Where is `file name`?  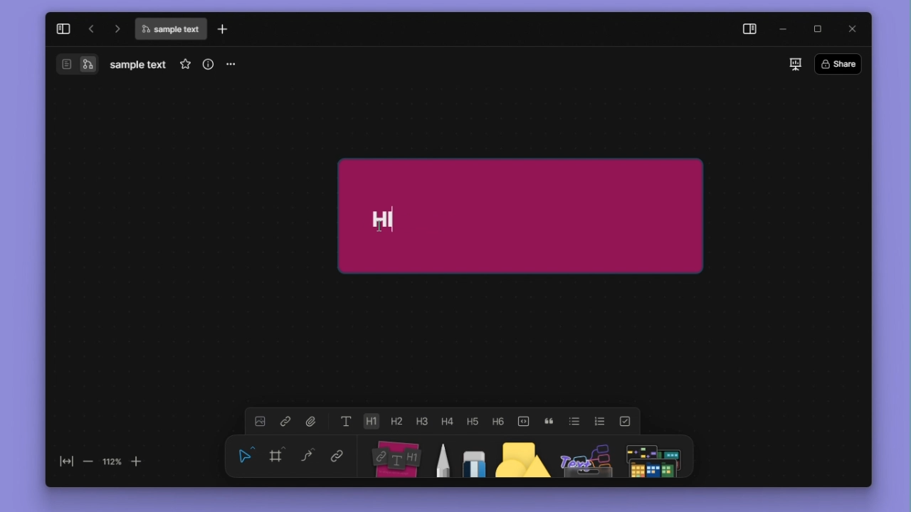
file name is located at coordinates (170, 29).